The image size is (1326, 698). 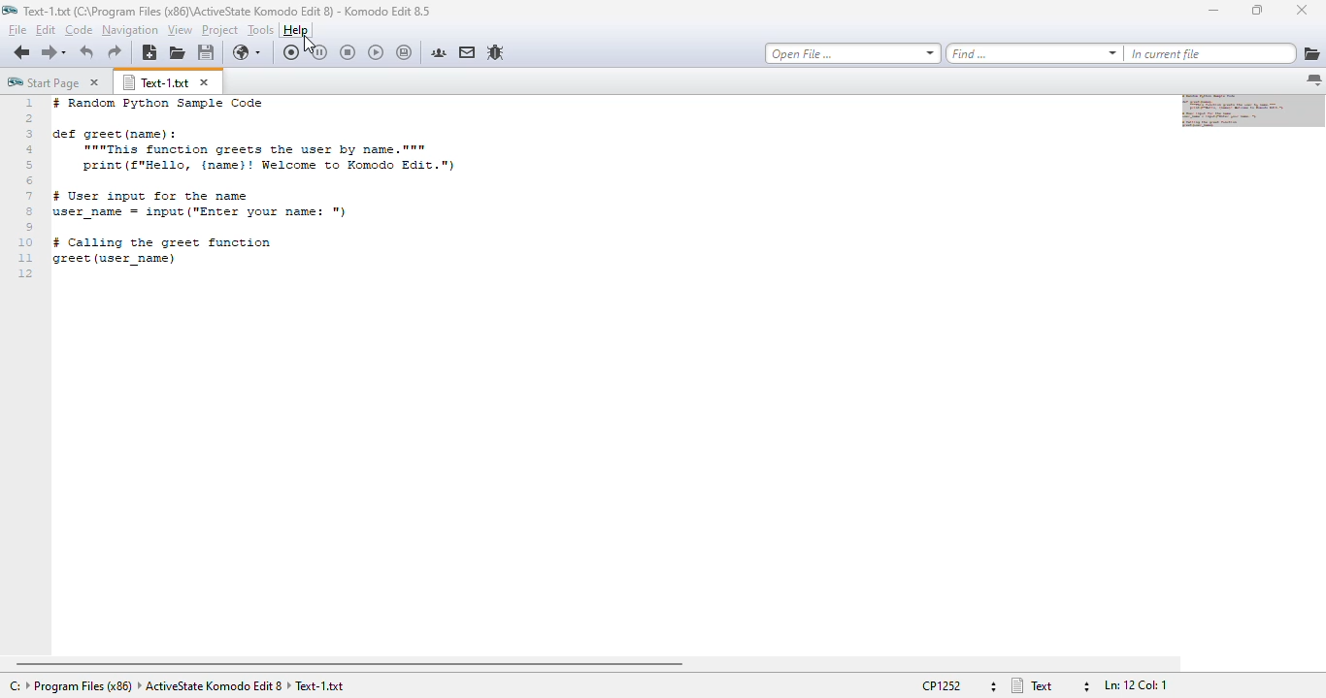 I want to click on redo last action, so click(x=115, y=52).